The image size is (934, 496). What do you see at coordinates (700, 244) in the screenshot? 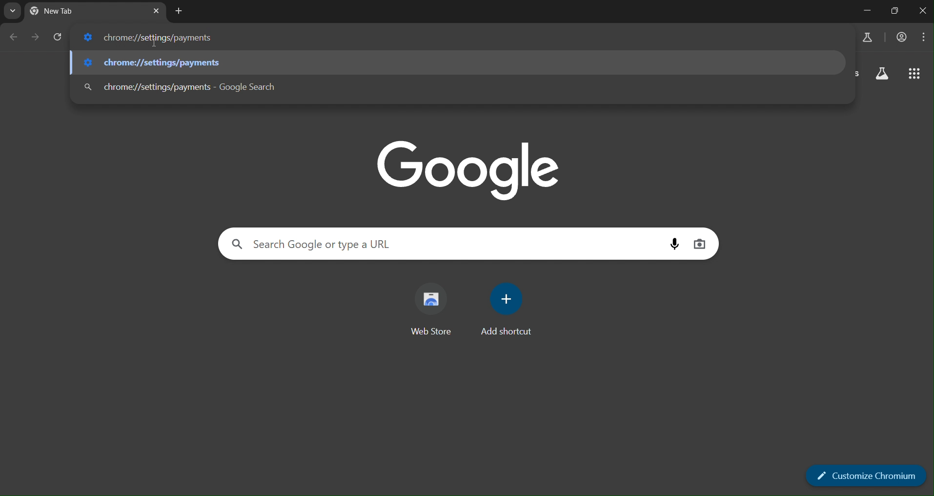
I see `image search` at bounding box center [700, 244].